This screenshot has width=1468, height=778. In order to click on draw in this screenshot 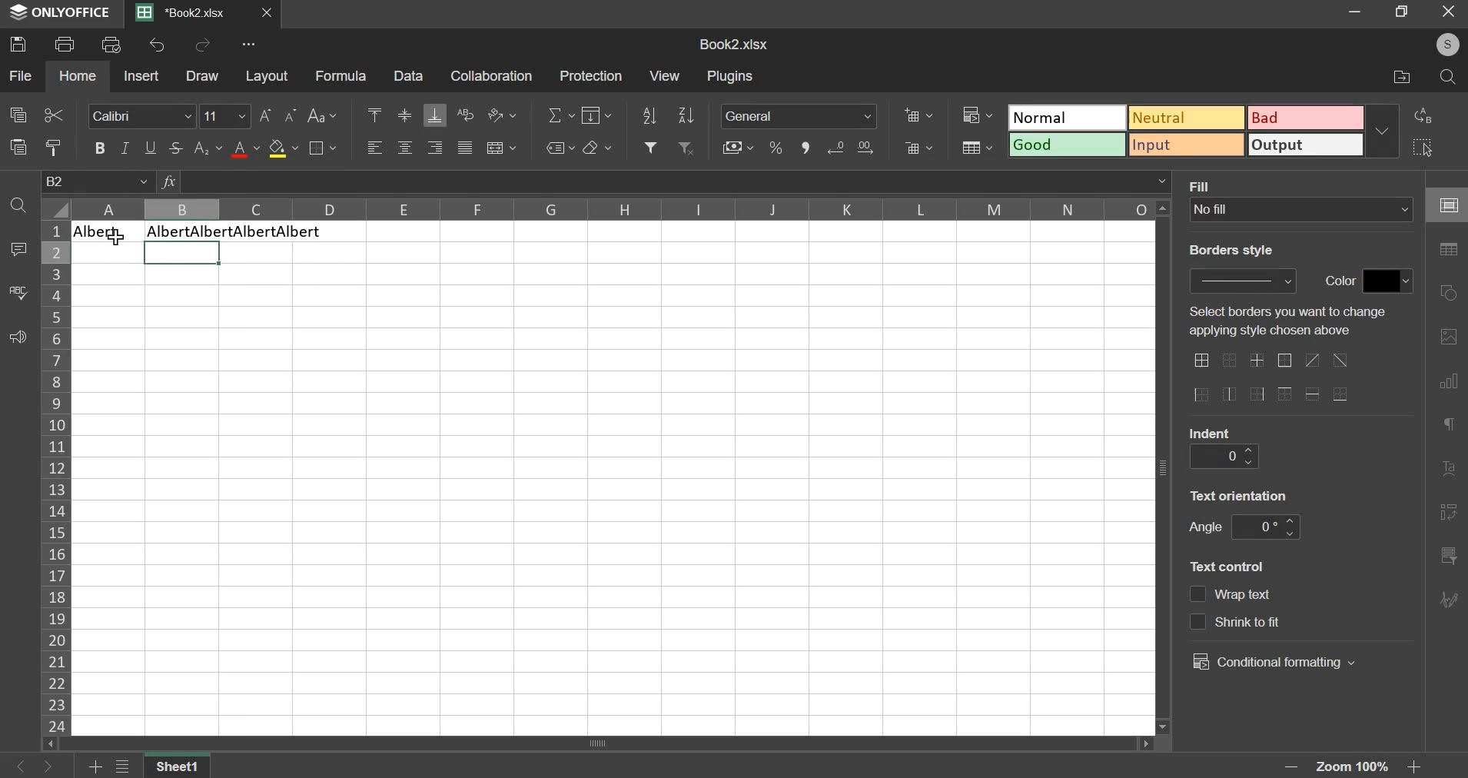, I will do `click(203, 75)`.